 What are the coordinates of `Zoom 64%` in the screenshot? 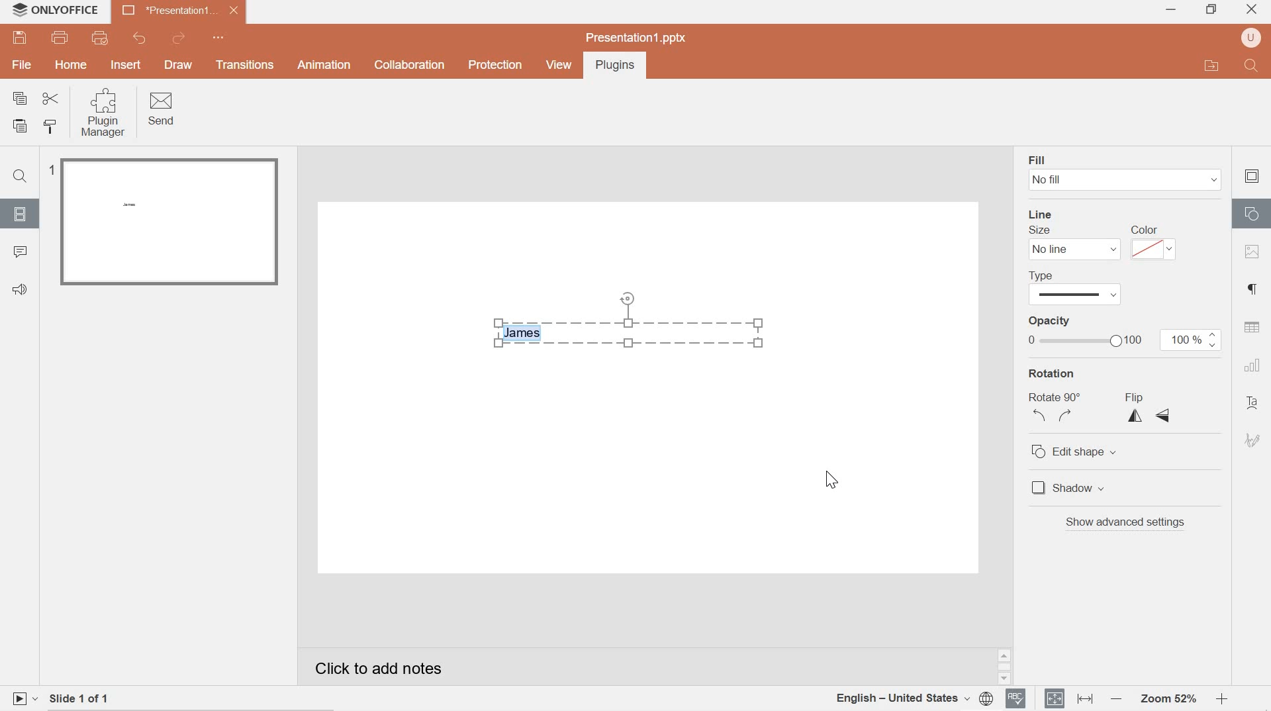 It's located at (1167, 698).